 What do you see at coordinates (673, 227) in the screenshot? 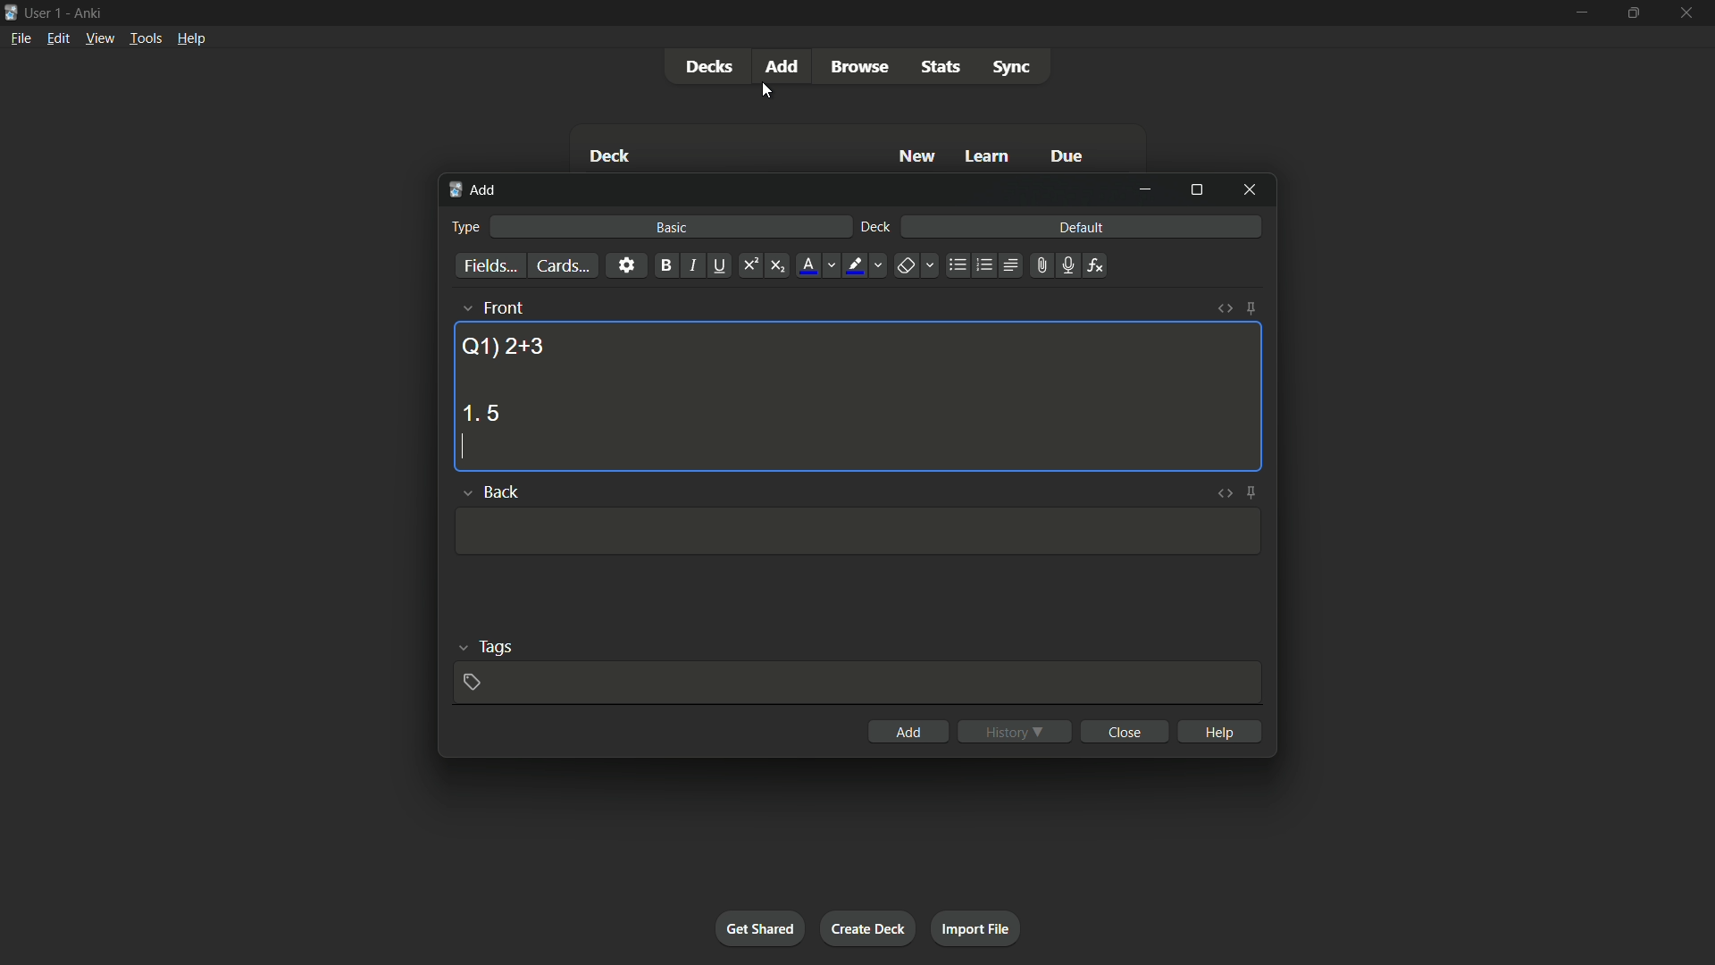
I see `basic` at bounding box center [673, 227].